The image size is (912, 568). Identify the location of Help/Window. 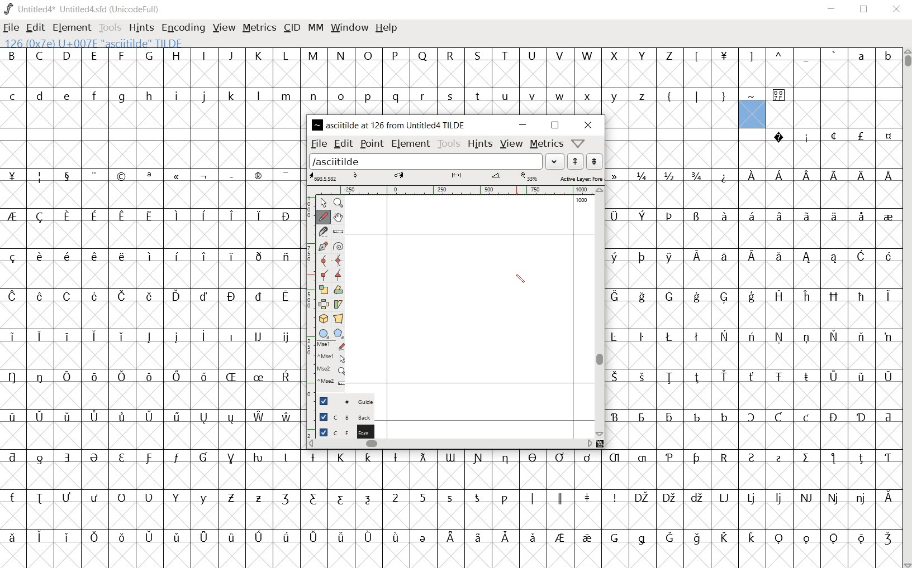
(579, 143).